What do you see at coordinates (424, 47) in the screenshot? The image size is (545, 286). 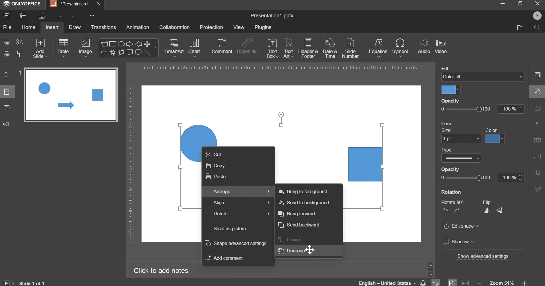 I see `audio` at bounding box center [424, 47].